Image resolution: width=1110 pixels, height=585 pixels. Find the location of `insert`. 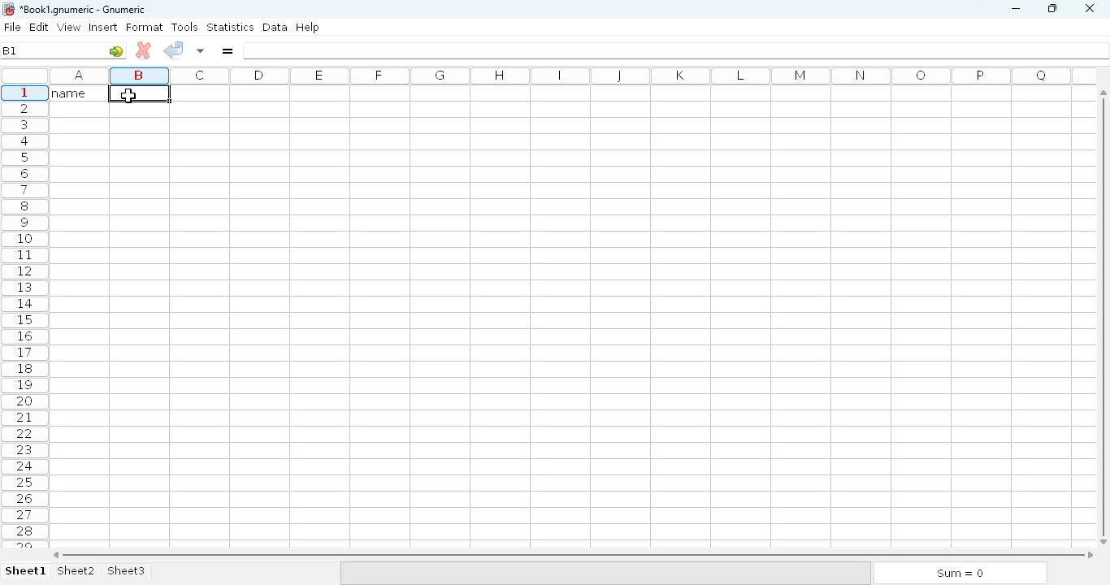

insert is located at coordinates (103, 27).